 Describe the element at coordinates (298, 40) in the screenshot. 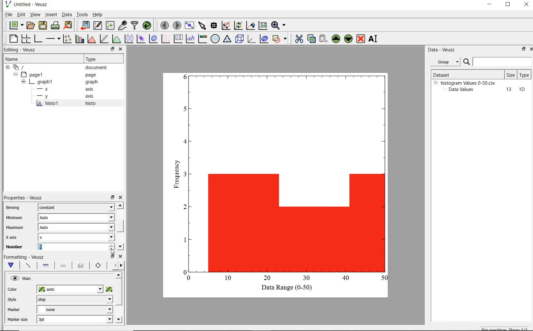

I see `cut the the selected widget` at that location.